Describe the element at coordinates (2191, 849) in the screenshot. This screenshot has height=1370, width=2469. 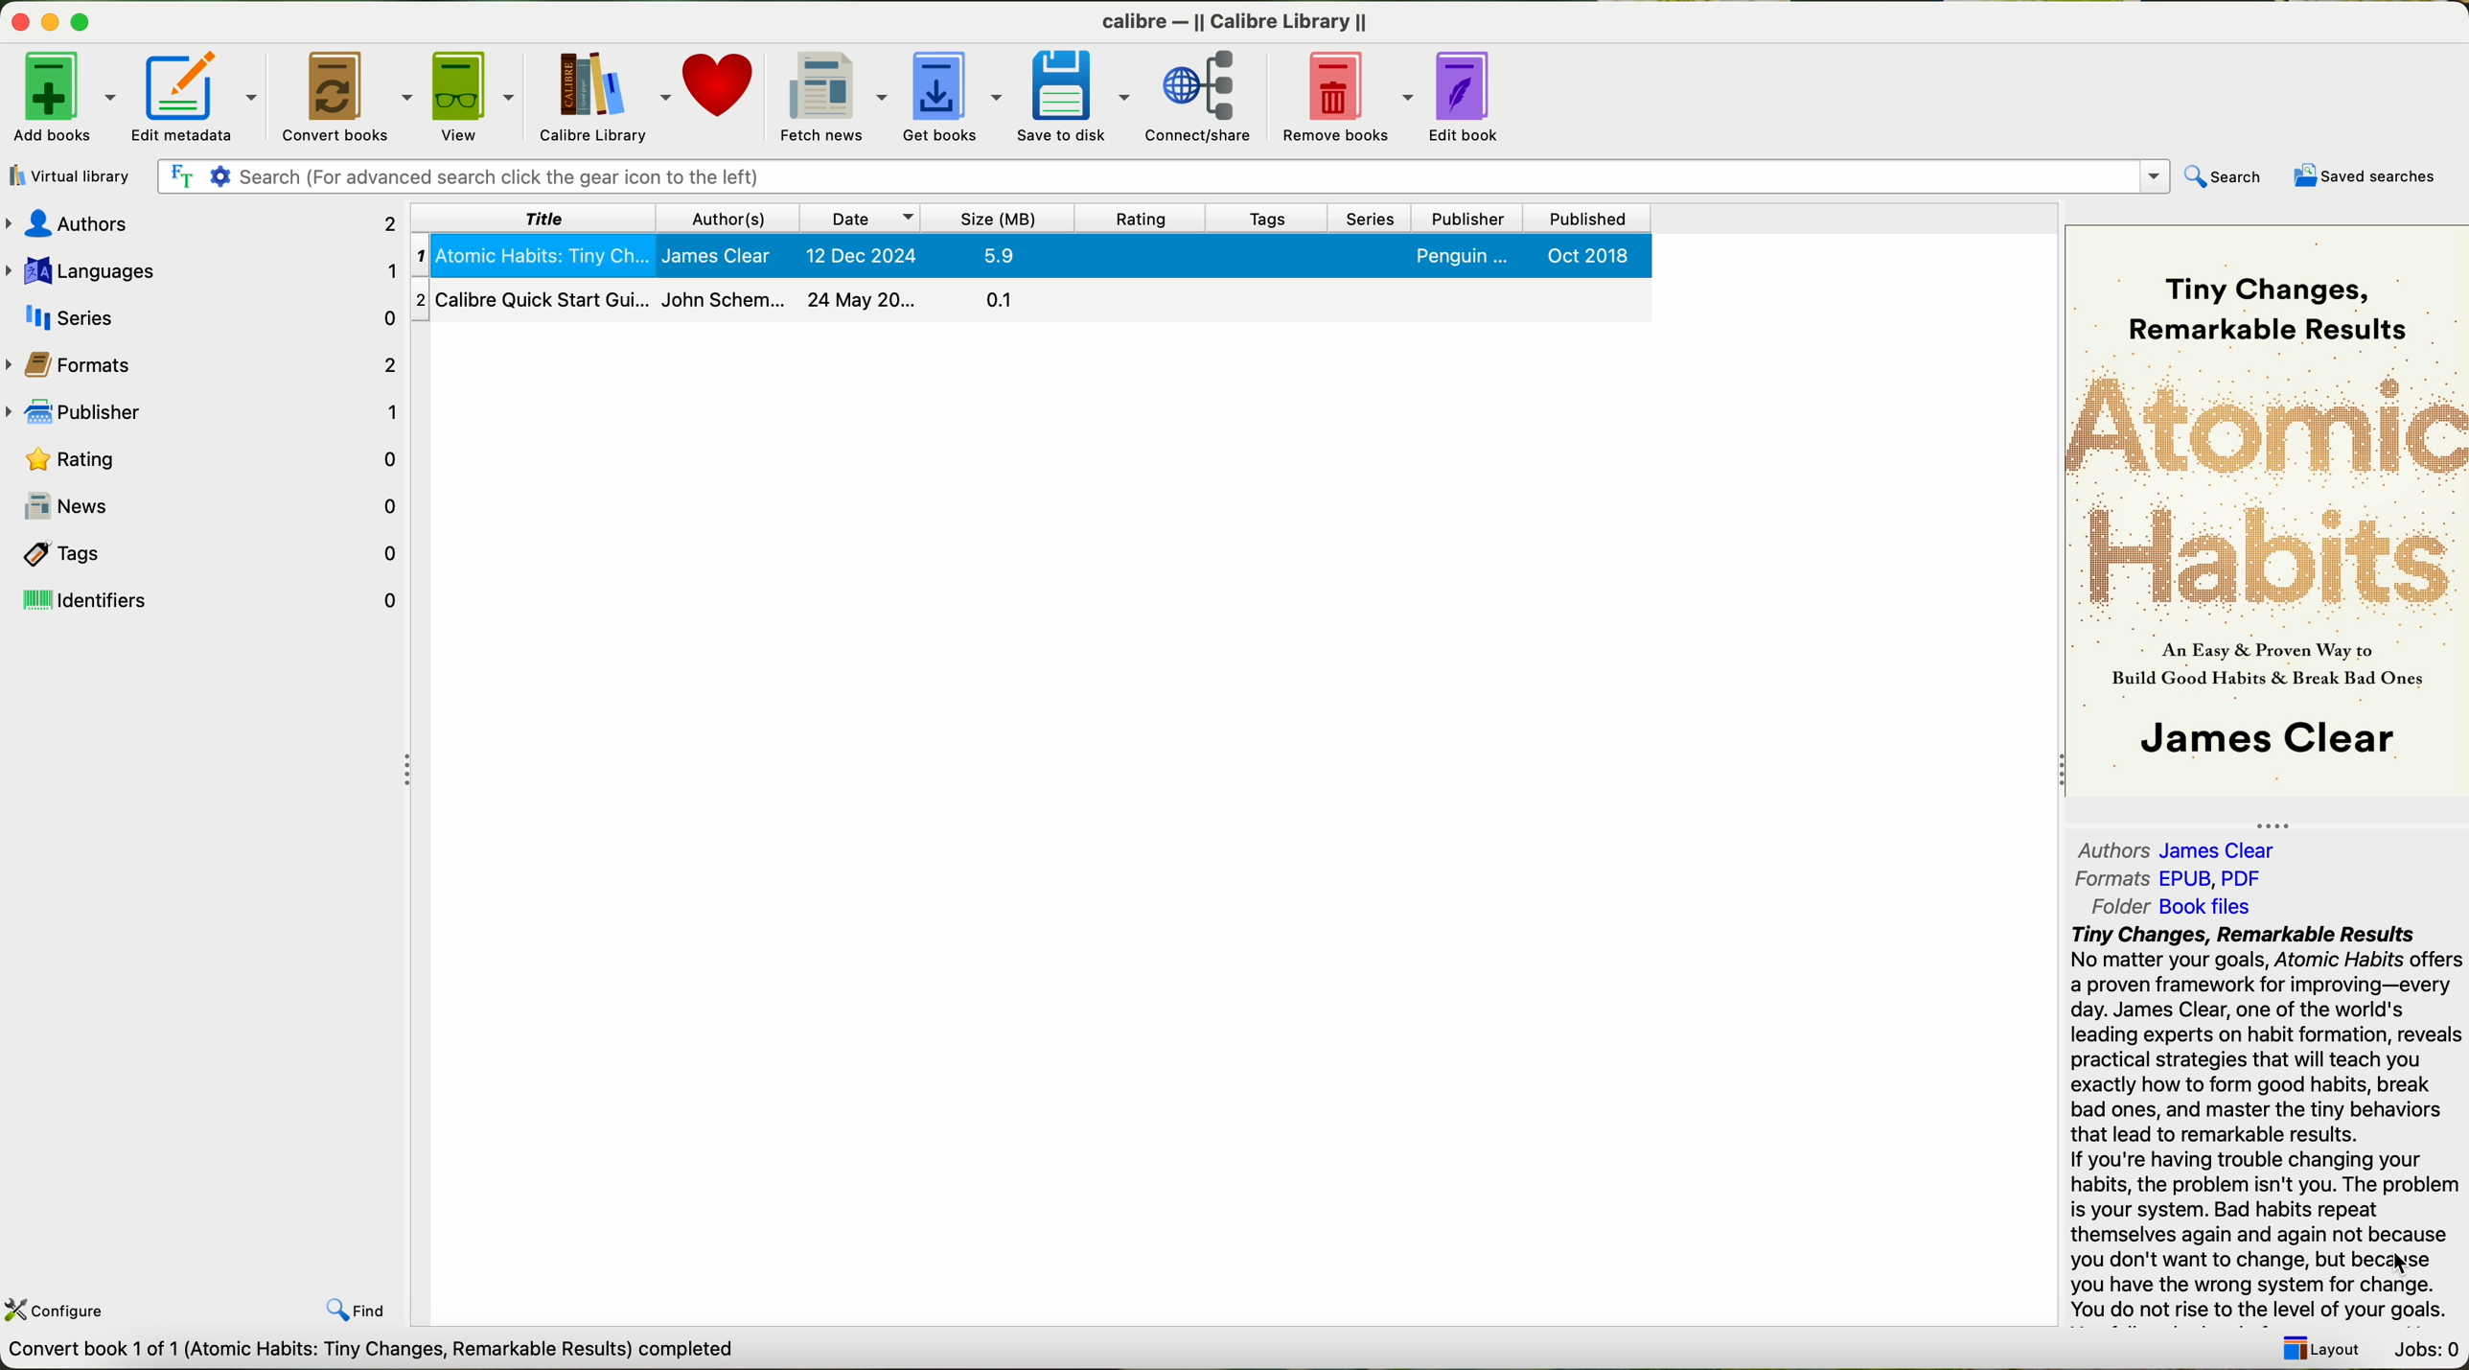
I see `authors` at that location.